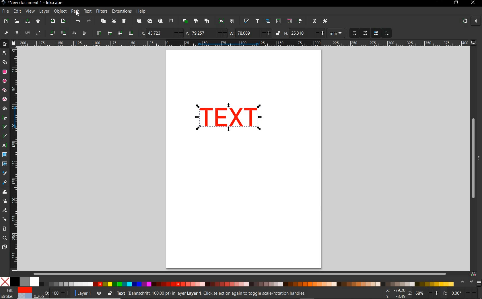 This screenshot has height=299, width=482. What do you see at coordinates (239, 273) in the screenshot?
I see `SCROLLBAR` at bounding box center [239, 273].